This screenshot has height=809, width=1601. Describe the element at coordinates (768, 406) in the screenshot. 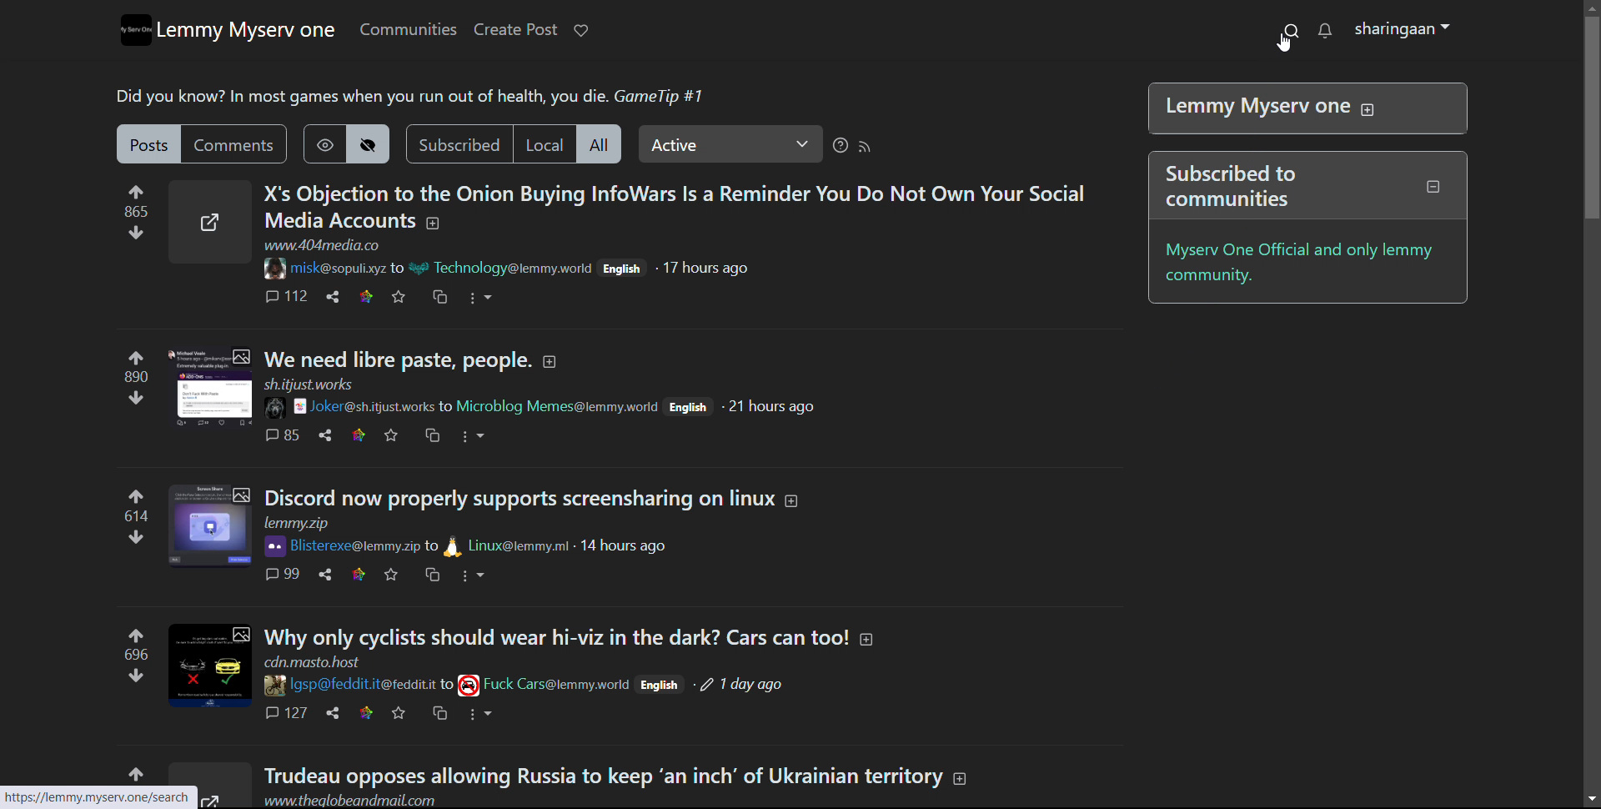

I see `21 hours ago` at that location.